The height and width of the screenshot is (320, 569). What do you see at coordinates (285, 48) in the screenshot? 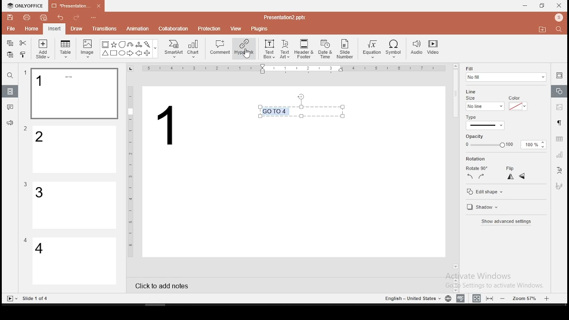
I see `text art` at bounding box center [285, 48].